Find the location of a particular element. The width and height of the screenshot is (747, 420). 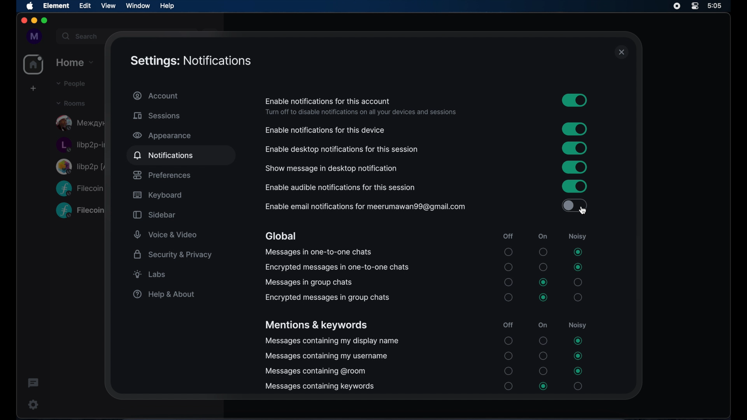

voice and video is located at coordinates (166, 235).